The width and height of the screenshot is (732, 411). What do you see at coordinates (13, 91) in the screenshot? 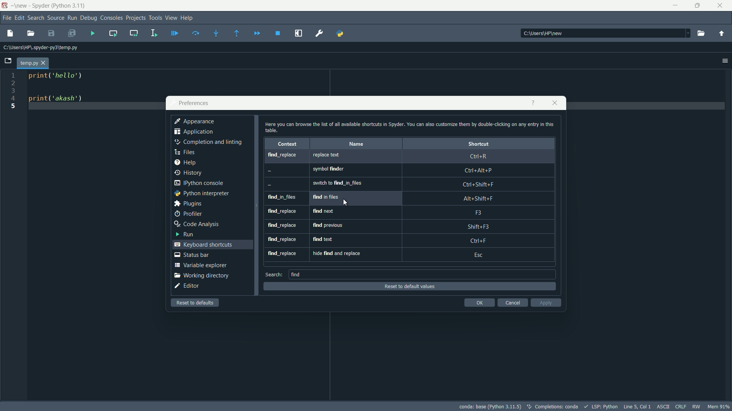
I see `3` at bounding box center [13, 91].